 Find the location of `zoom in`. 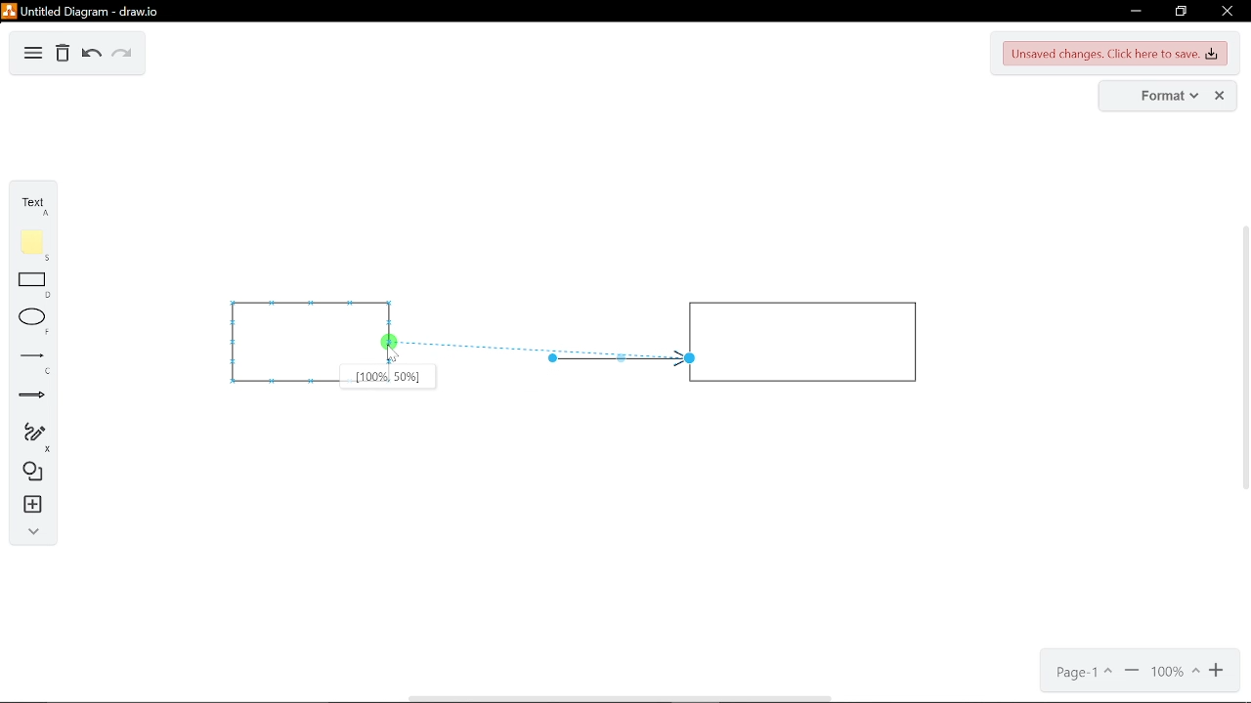

zoom in is located at coordinates (1216, 674).